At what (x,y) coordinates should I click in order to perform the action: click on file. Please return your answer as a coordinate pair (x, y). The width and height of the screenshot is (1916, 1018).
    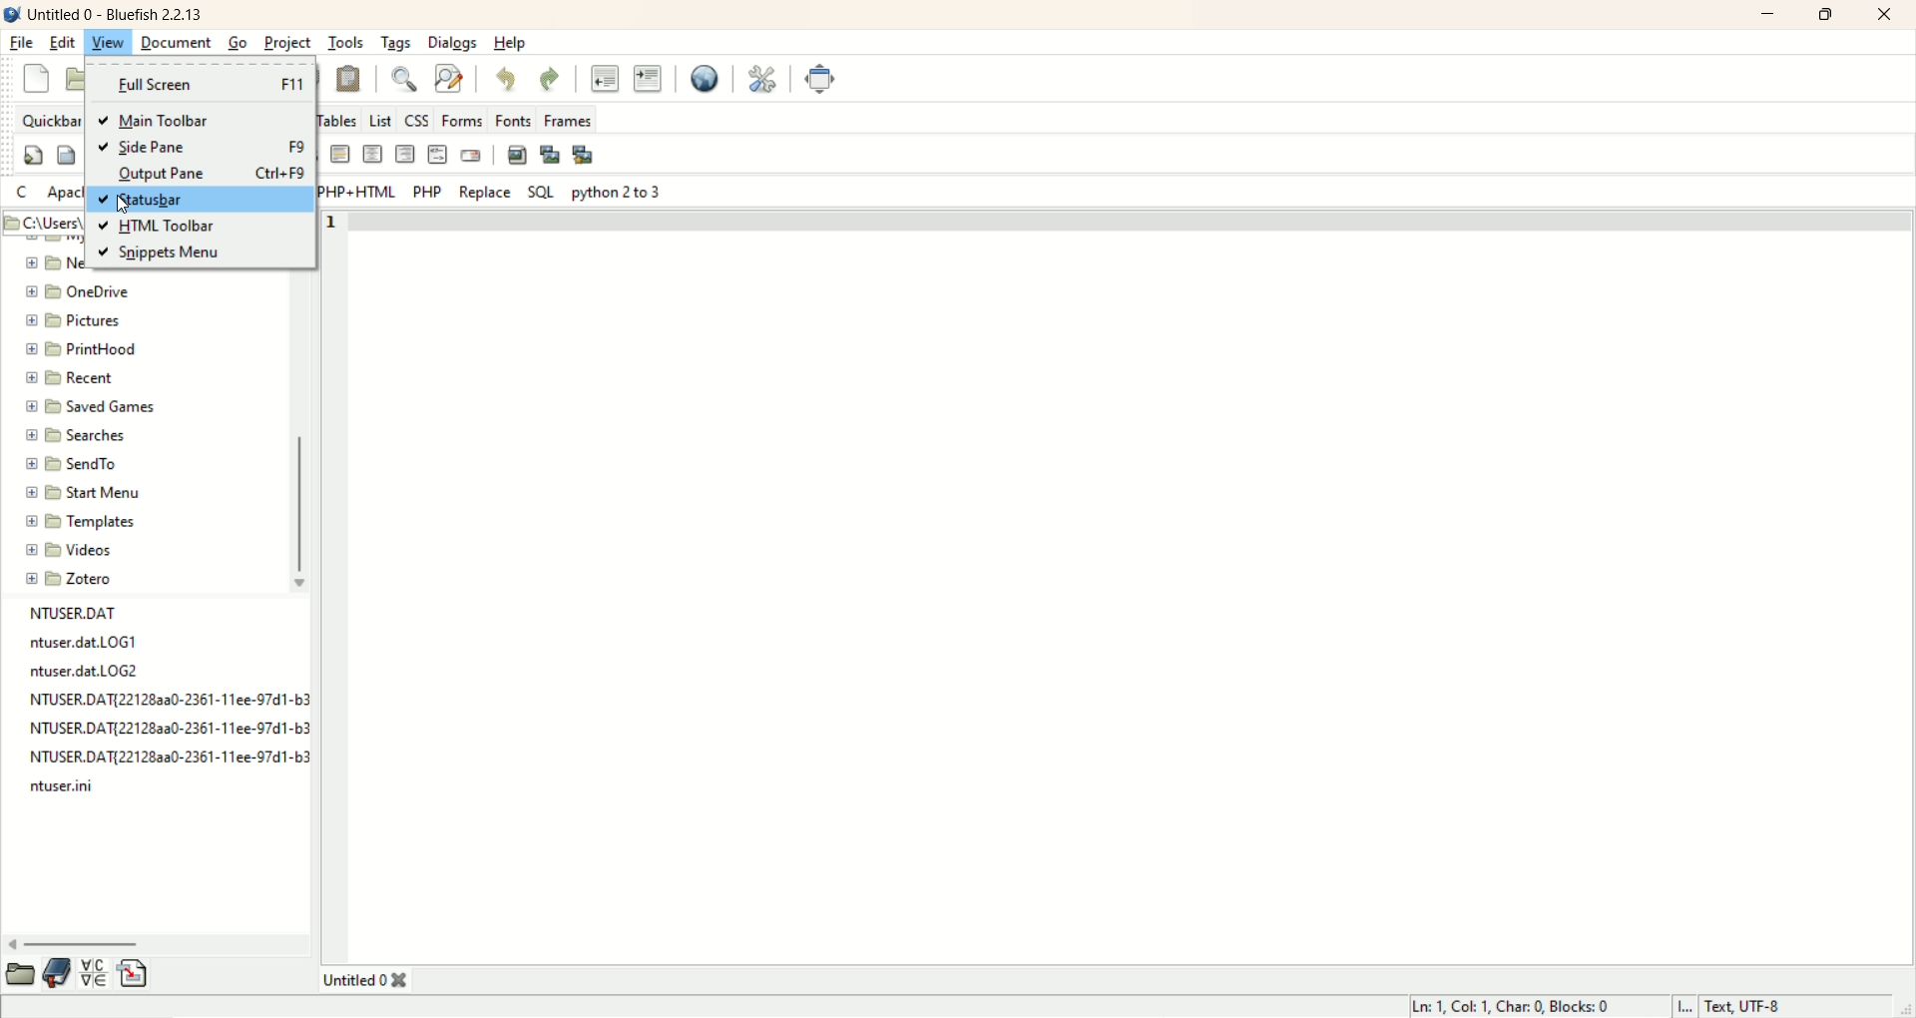
    Looking at the image, I should click on (166, 728).